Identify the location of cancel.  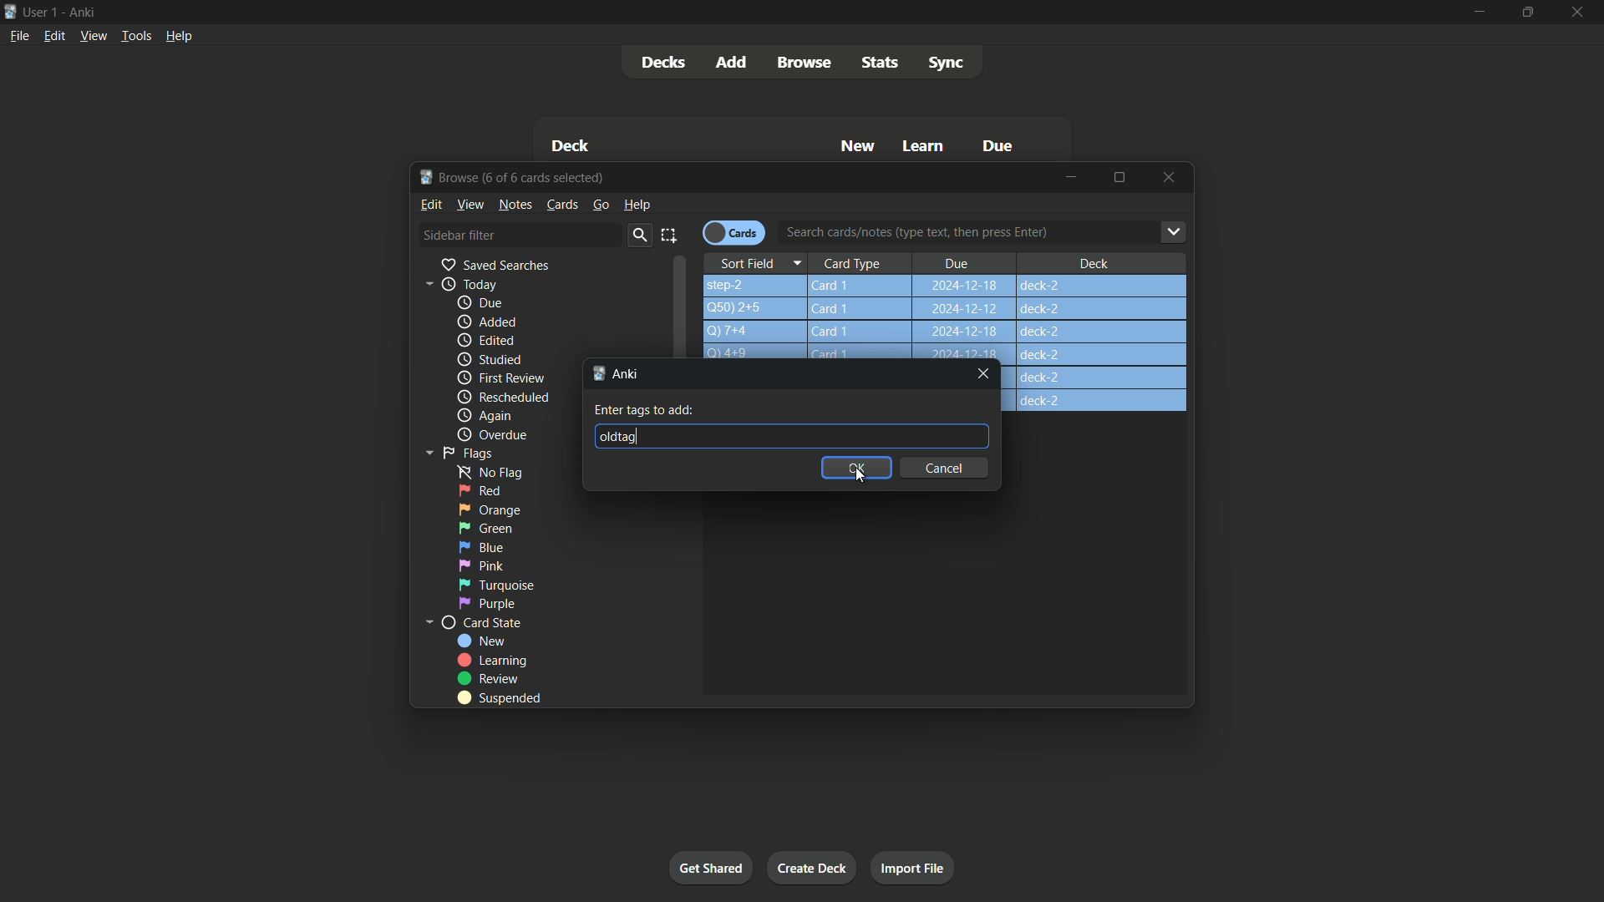
(949, 468).